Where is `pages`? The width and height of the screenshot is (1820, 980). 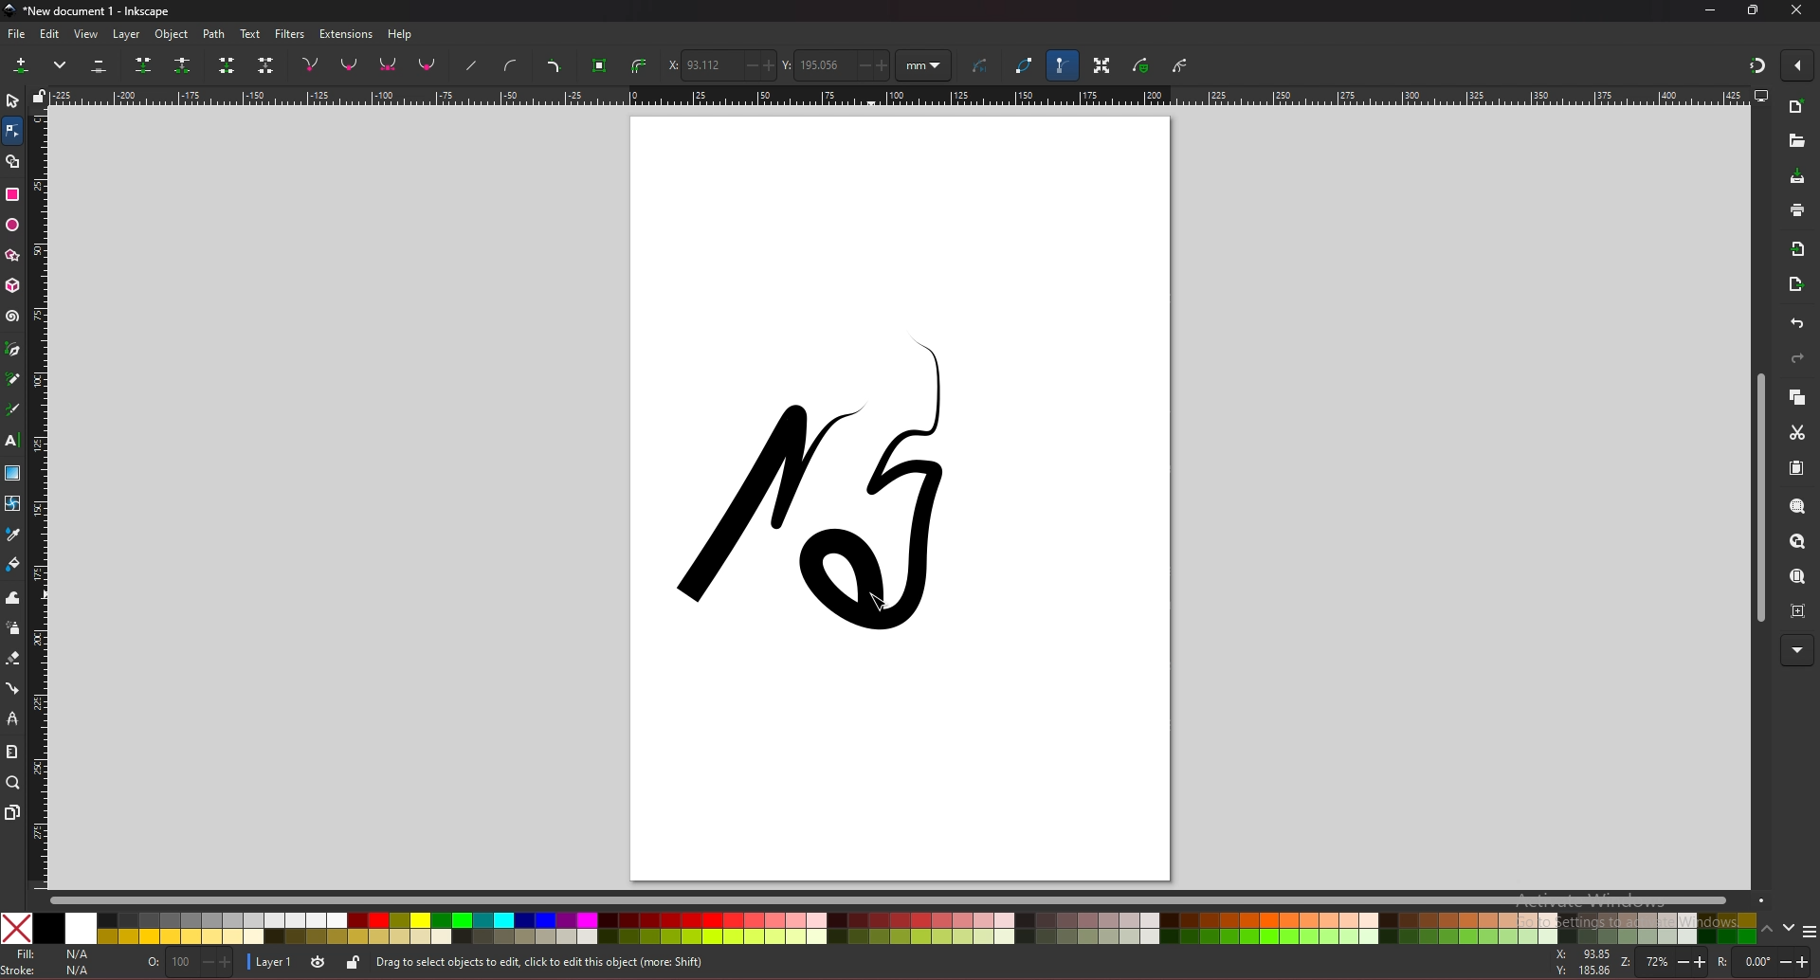 pages is located at coordinates (13, 812).